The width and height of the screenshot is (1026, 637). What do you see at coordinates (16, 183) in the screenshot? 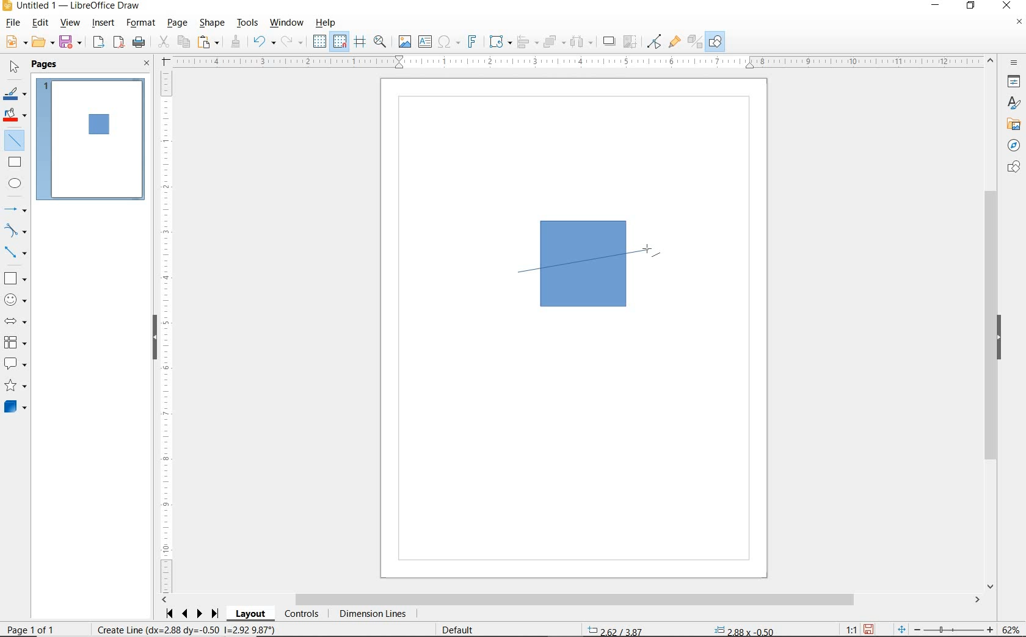
I see `ELLIPSE` at bounding box center [16, 183].